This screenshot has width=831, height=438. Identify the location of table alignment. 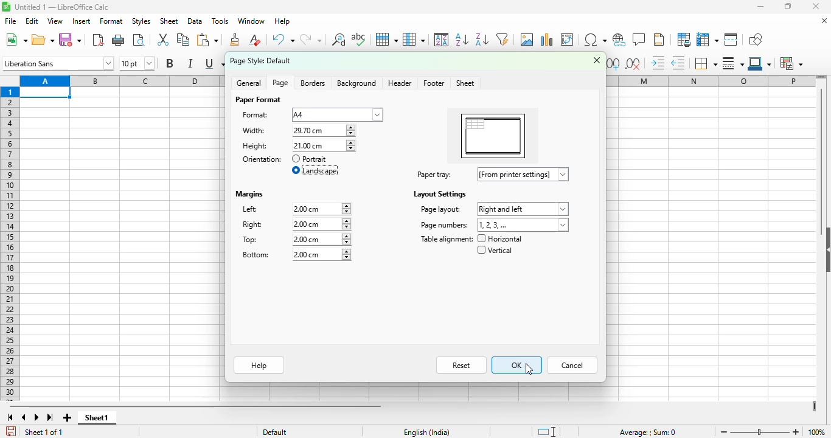
(446, 239).